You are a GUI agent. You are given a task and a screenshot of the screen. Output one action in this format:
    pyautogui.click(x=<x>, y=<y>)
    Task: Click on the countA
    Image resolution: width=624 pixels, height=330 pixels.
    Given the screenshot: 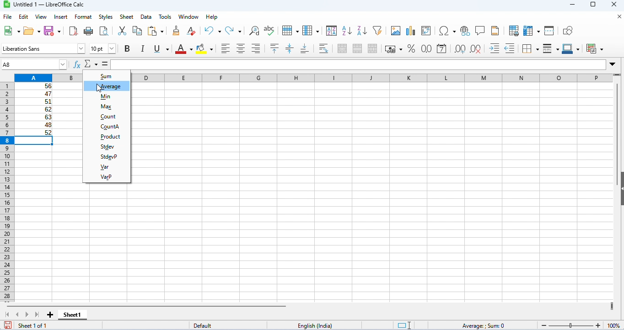 What is the action you would take?
    pyautogui.click(x=107, y=127)
    